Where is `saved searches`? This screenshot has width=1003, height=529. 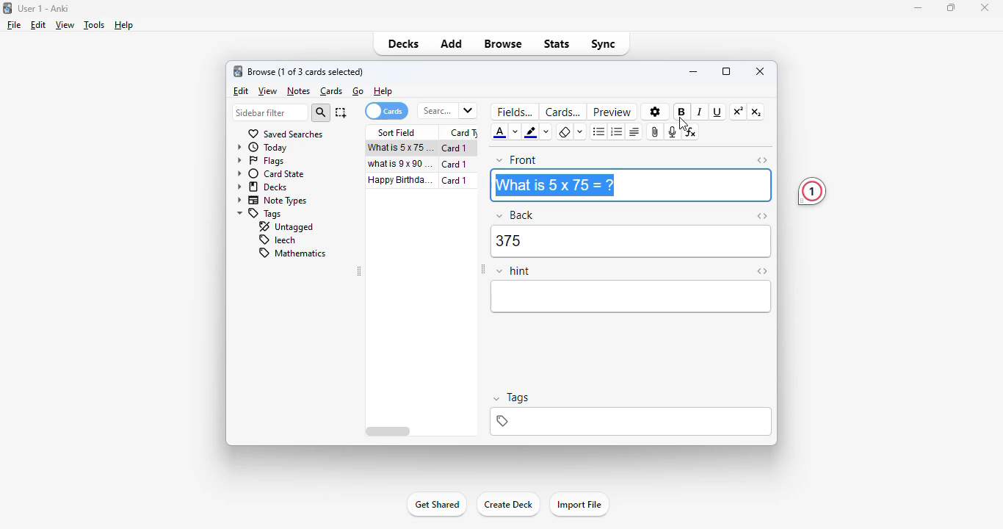
saved searches is located at coordinates (286, 134).